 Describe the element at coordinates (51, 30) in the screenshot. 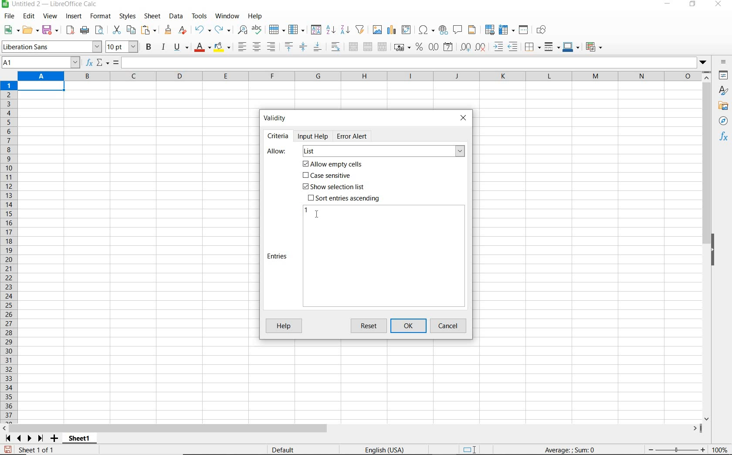

I see `save` at that location.